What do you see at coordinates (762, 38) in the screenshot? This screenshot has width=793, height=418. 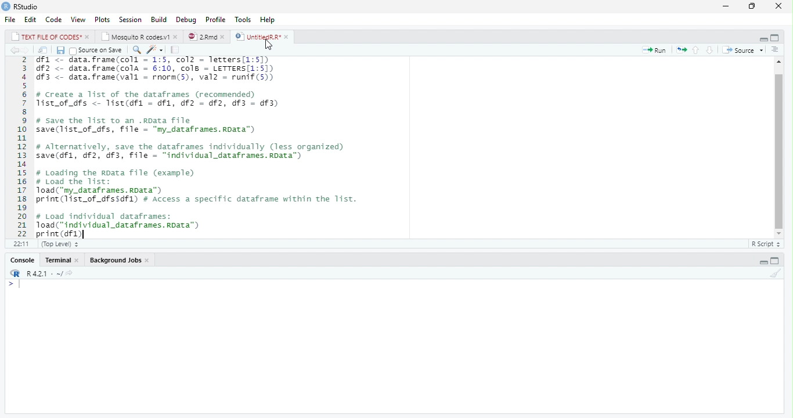 I see `Hide` at bounding box center [762, 38].